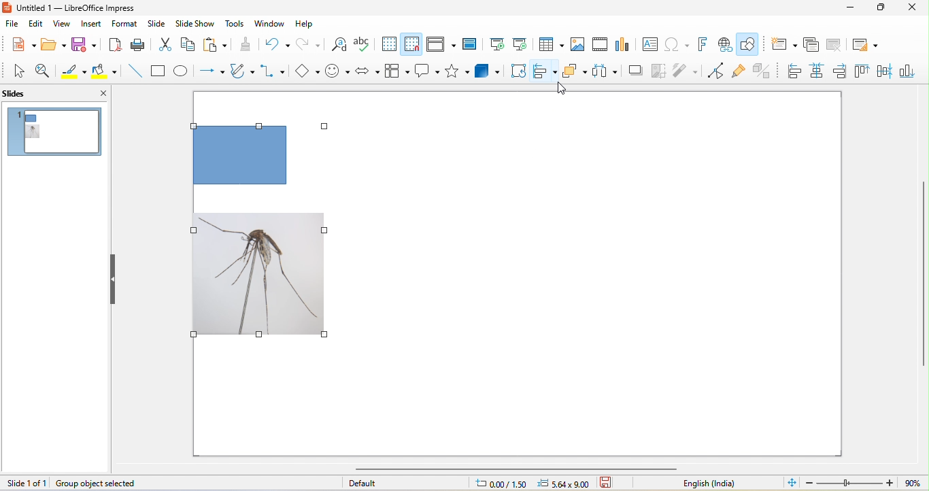 The width and height of the screenshot is (929, 491). I want to click on connectors, so click(273, 72).